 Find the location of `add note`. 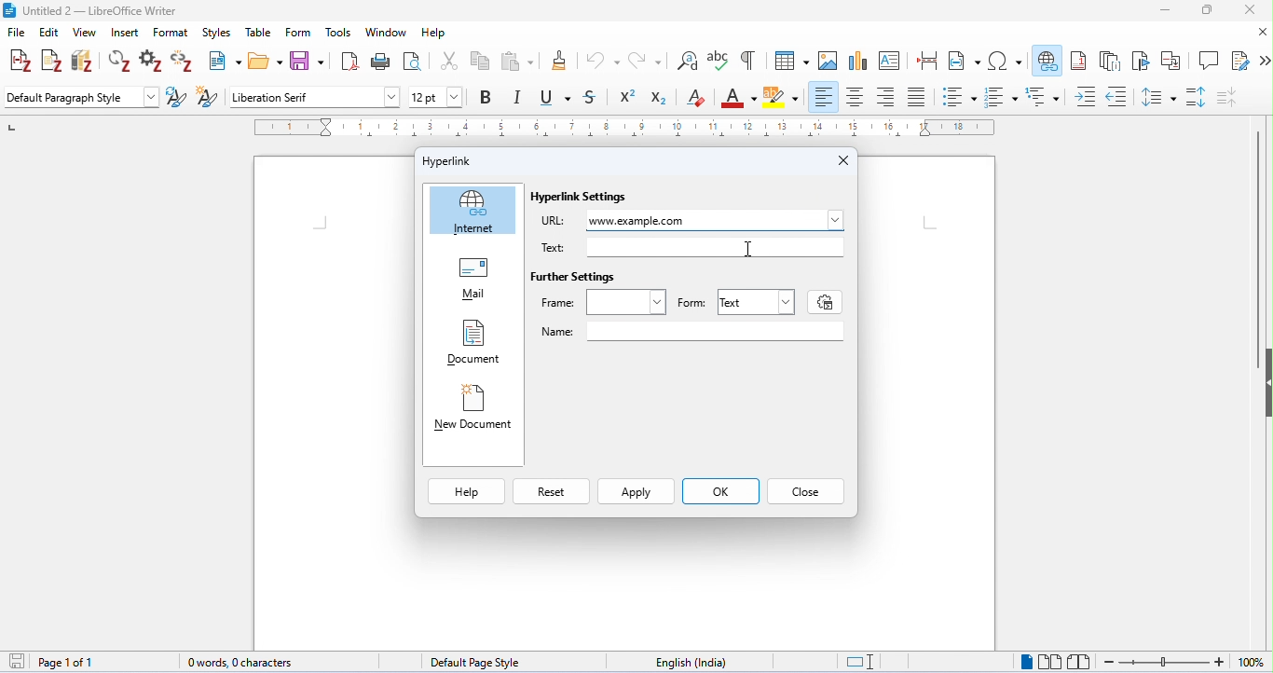

add note is located at coordinates (52, 61).